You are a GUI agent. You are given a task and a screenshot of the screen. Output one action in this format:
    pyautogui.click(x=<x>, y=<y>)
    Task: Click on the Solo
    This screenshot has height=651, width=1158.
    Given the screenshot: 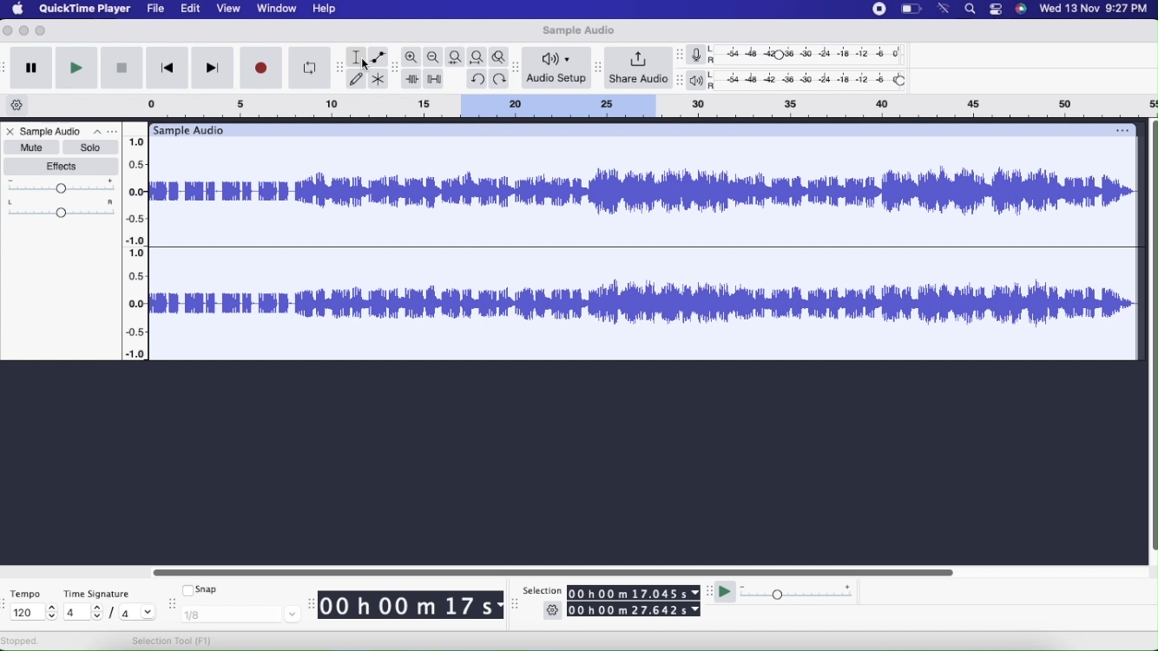 What is the action you would take?
    pyautogui.click(x=90, y=148)
    